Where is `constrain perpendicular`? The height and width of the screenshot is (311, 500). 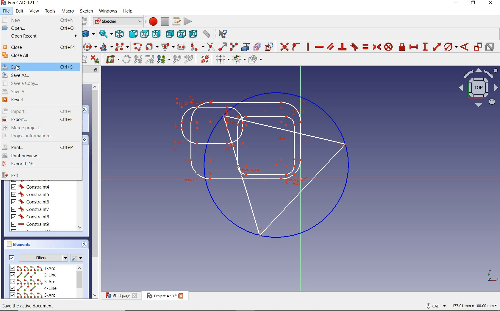 constrain perpendicular is located at coordinates (343, 47).